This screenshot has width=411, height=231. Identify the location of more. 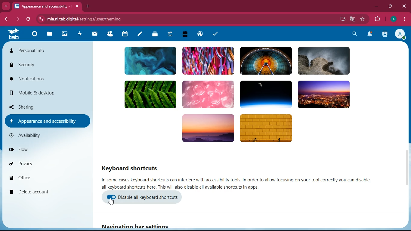
(6, 6).